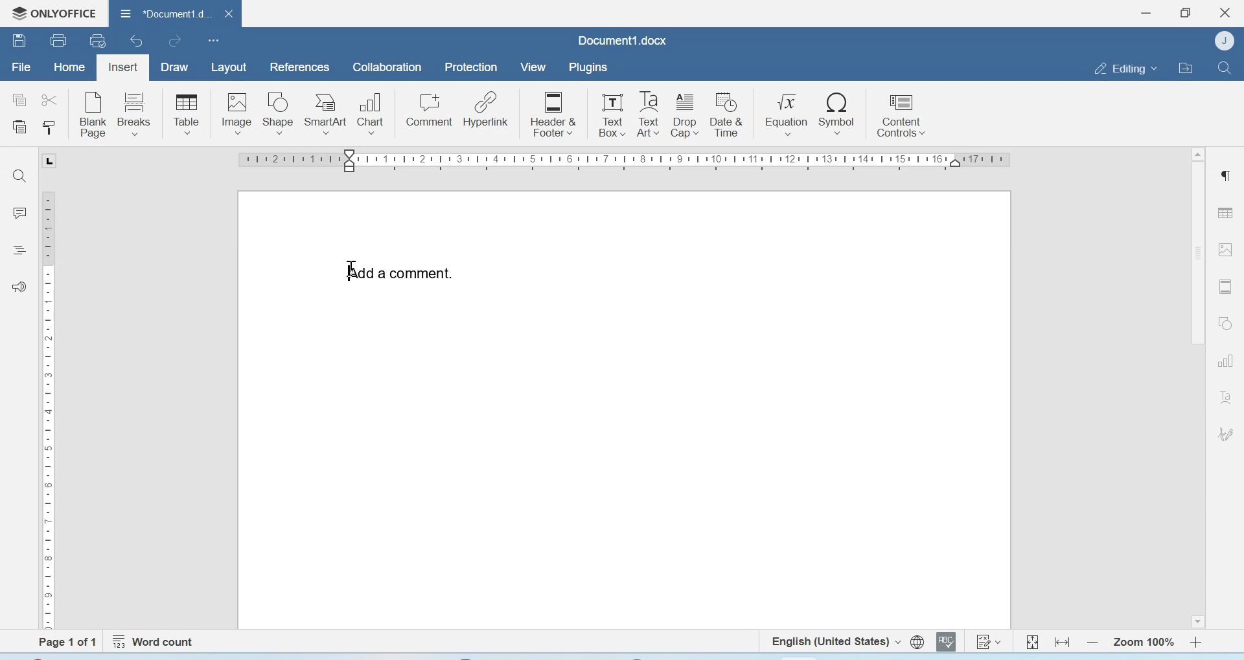 Image resolution: width=1244 pixels, height=660 pixels. Describe the element at coordinates (1142, 643) in the screenshot. I see `Zoom` at that location.